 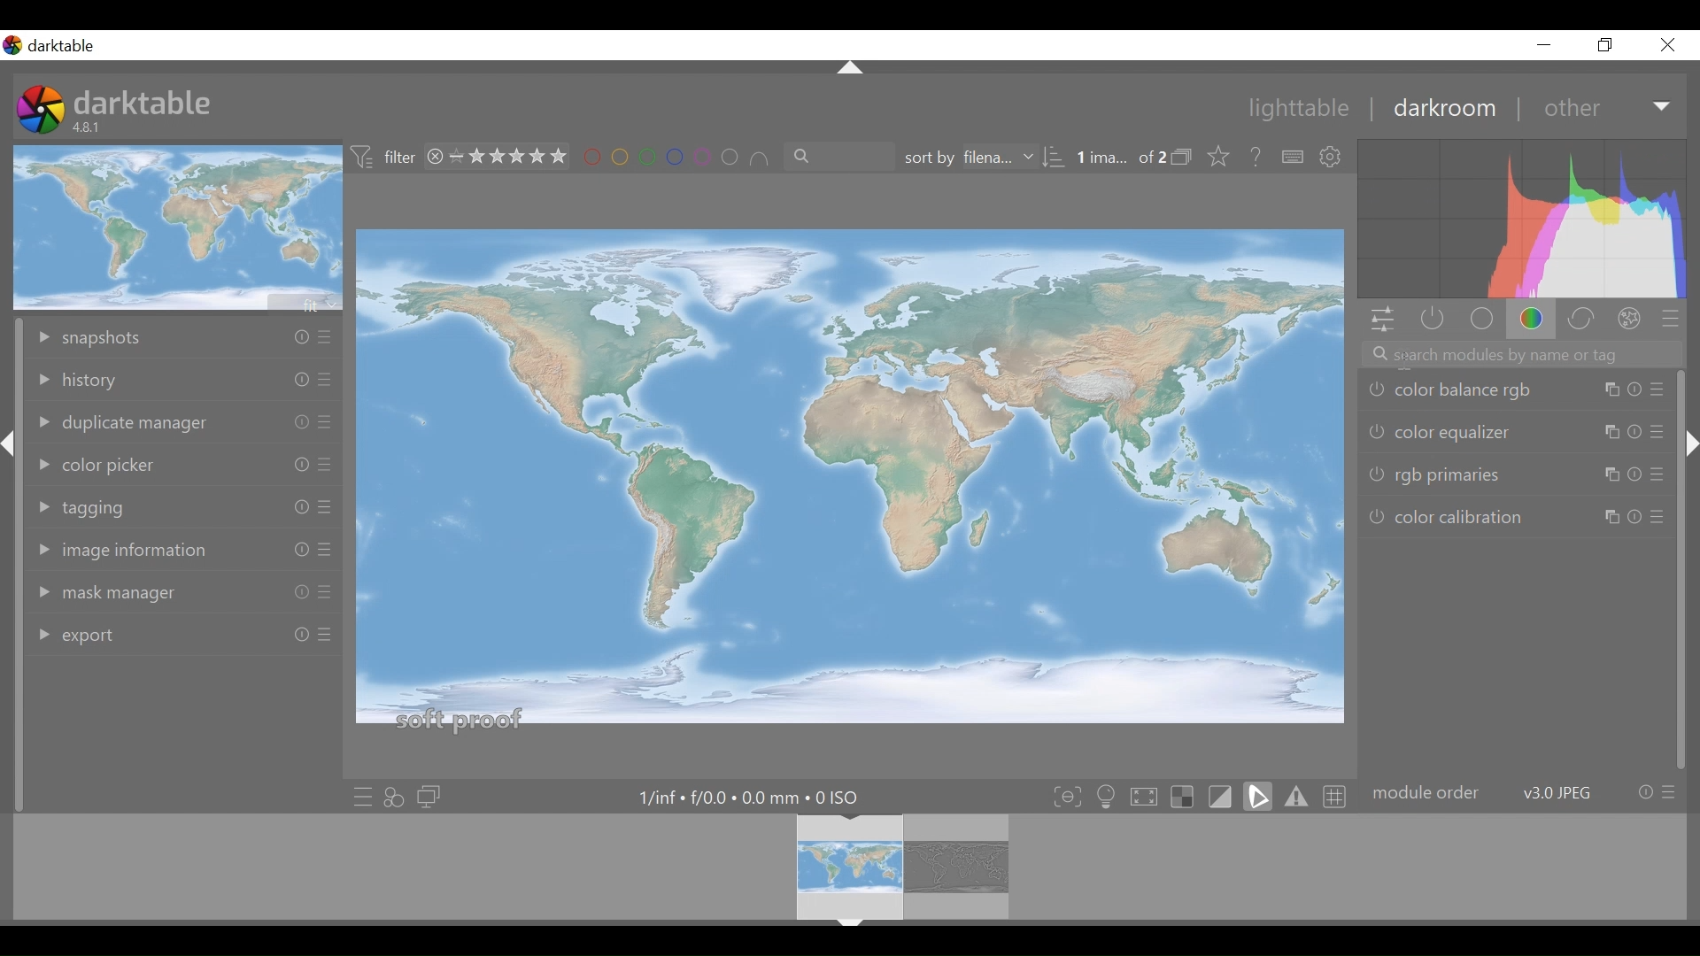 I want to click on icon, so click(x=1182, y=156).